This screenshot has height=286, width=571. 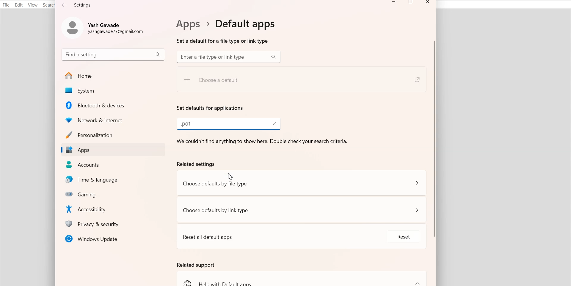 I want to click on Reset, so click(x=397, y=239).